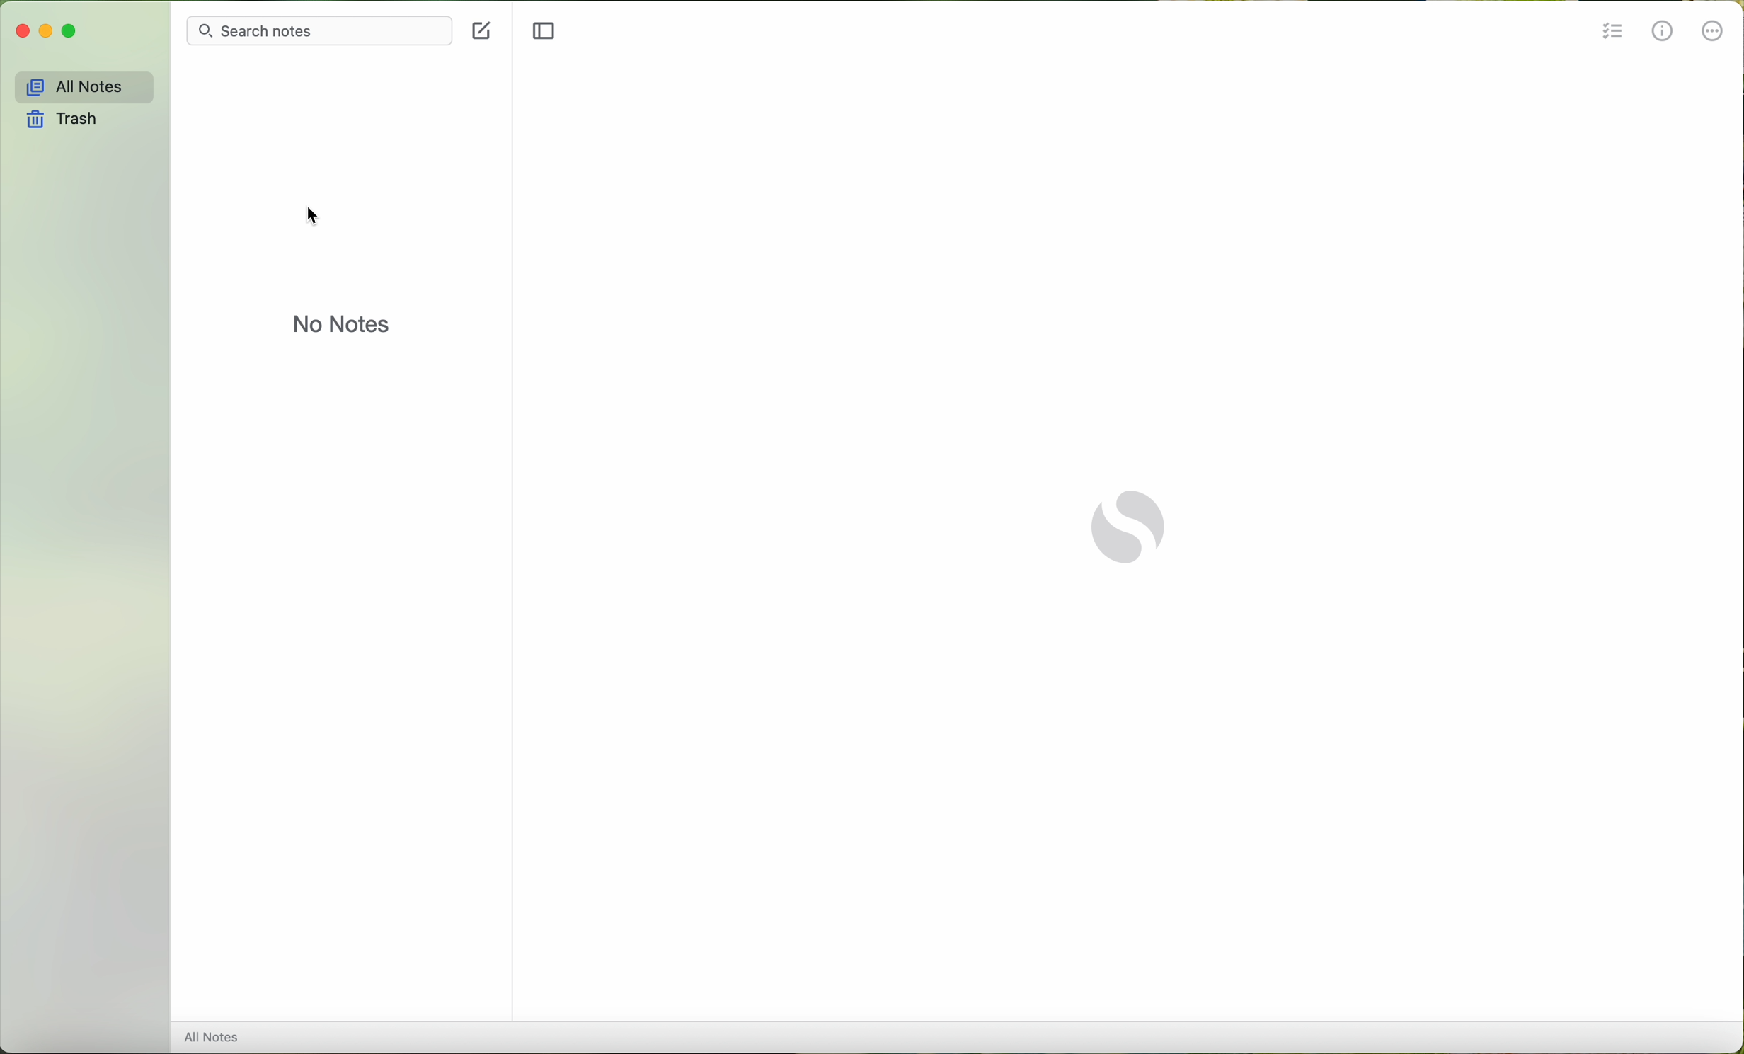  Describe the element at coordinates (47, 30) in the screenshot. I see `minimize Simplenote` at that location.